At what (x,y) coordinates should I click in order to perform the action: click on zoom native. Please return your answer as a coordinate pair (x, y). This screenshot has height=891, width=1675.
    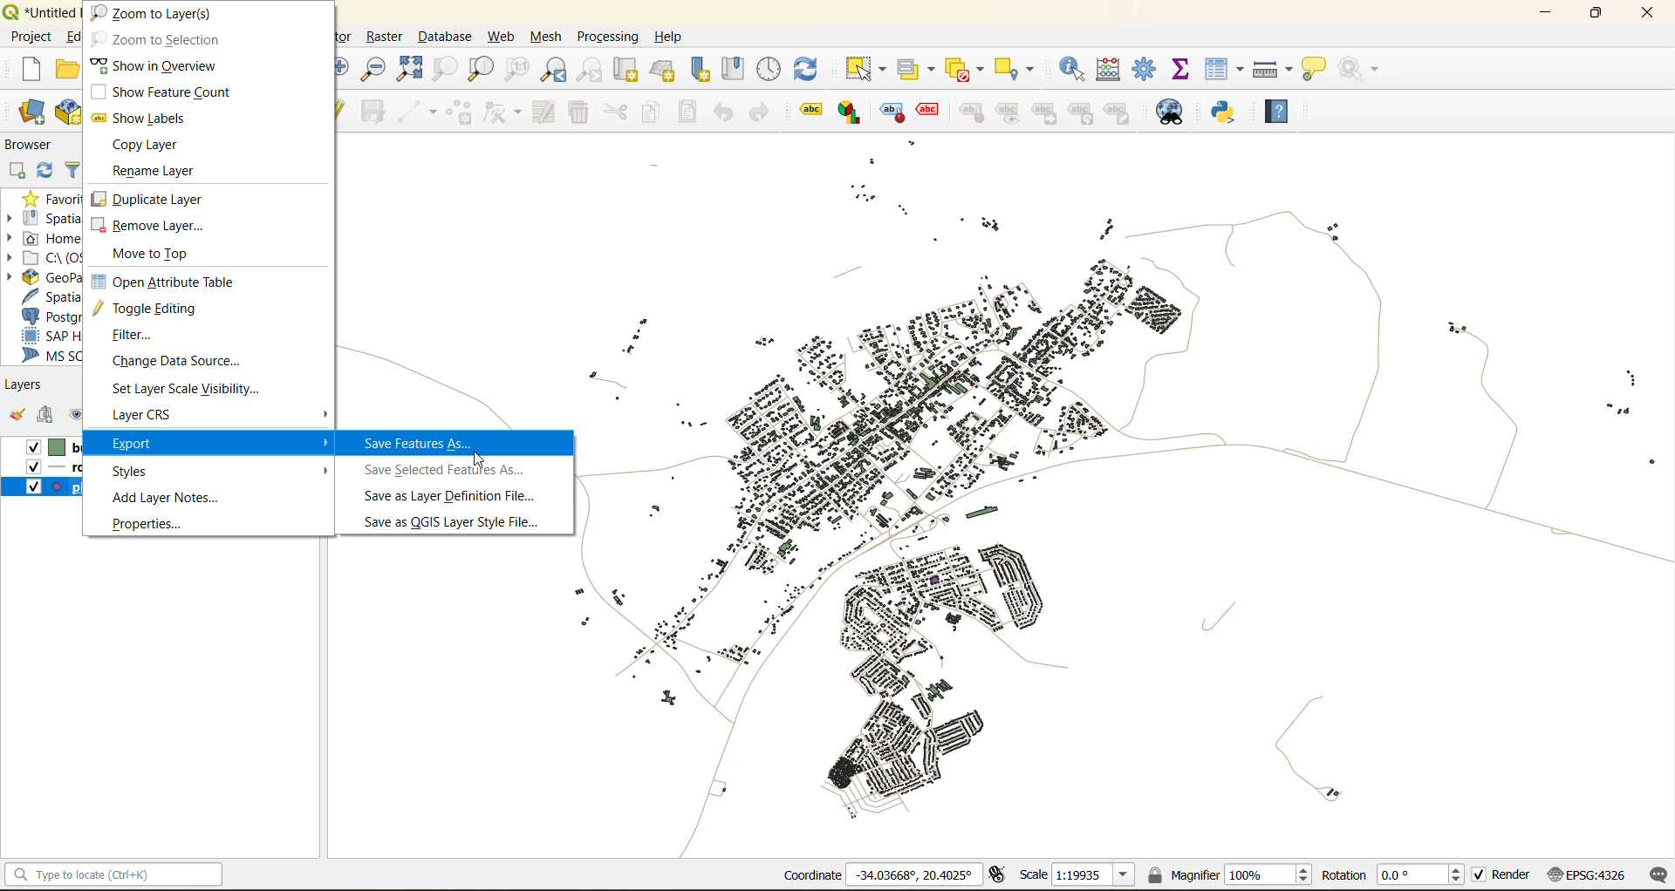
    Looking at the image, I should click on (522, 70).